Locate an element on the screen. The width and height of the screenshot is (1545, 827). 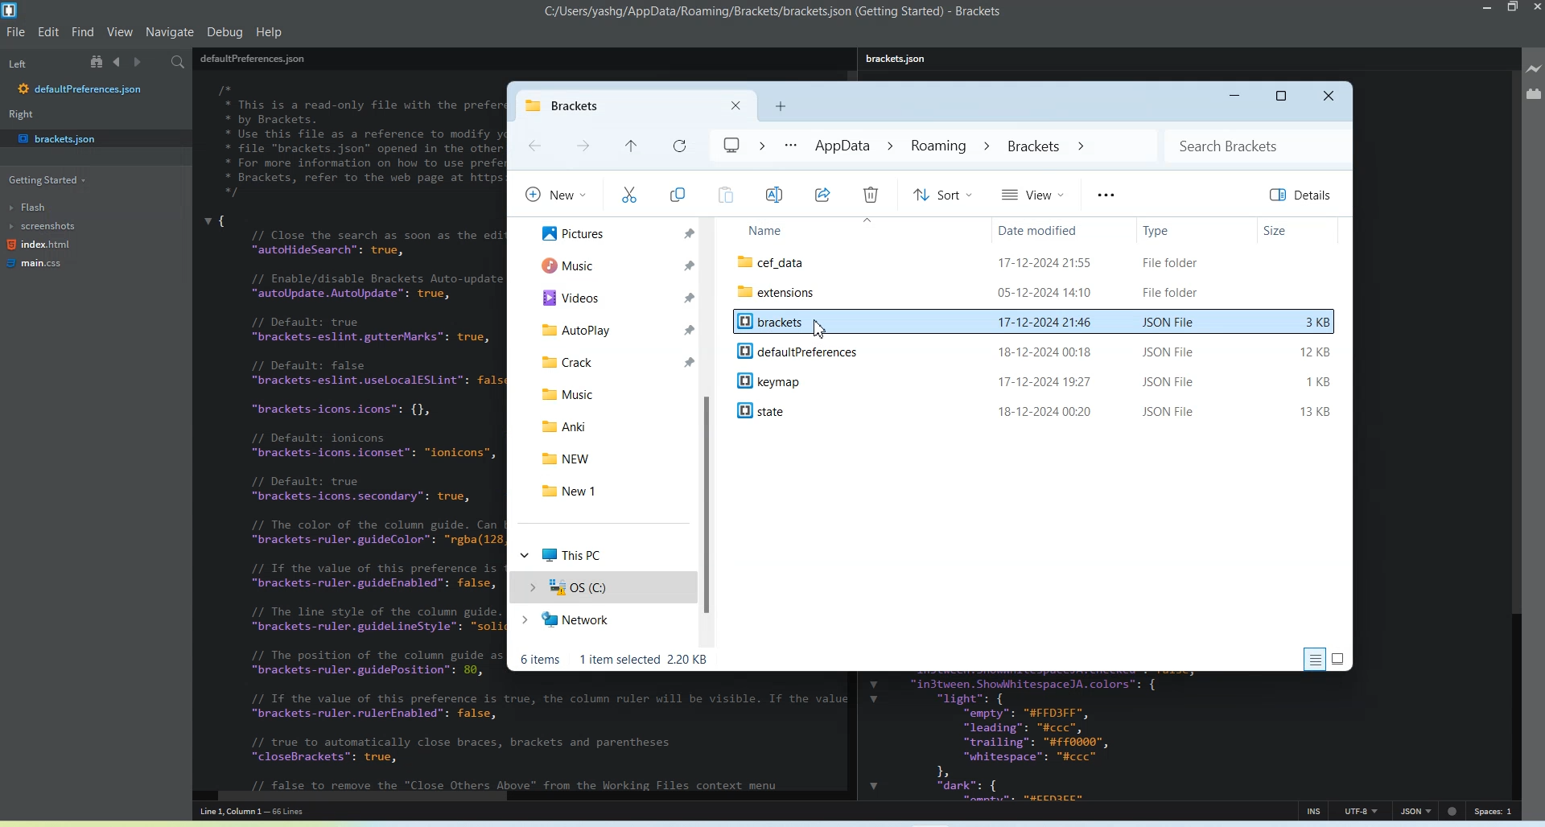
Videos is located at coordinates (612, 296).